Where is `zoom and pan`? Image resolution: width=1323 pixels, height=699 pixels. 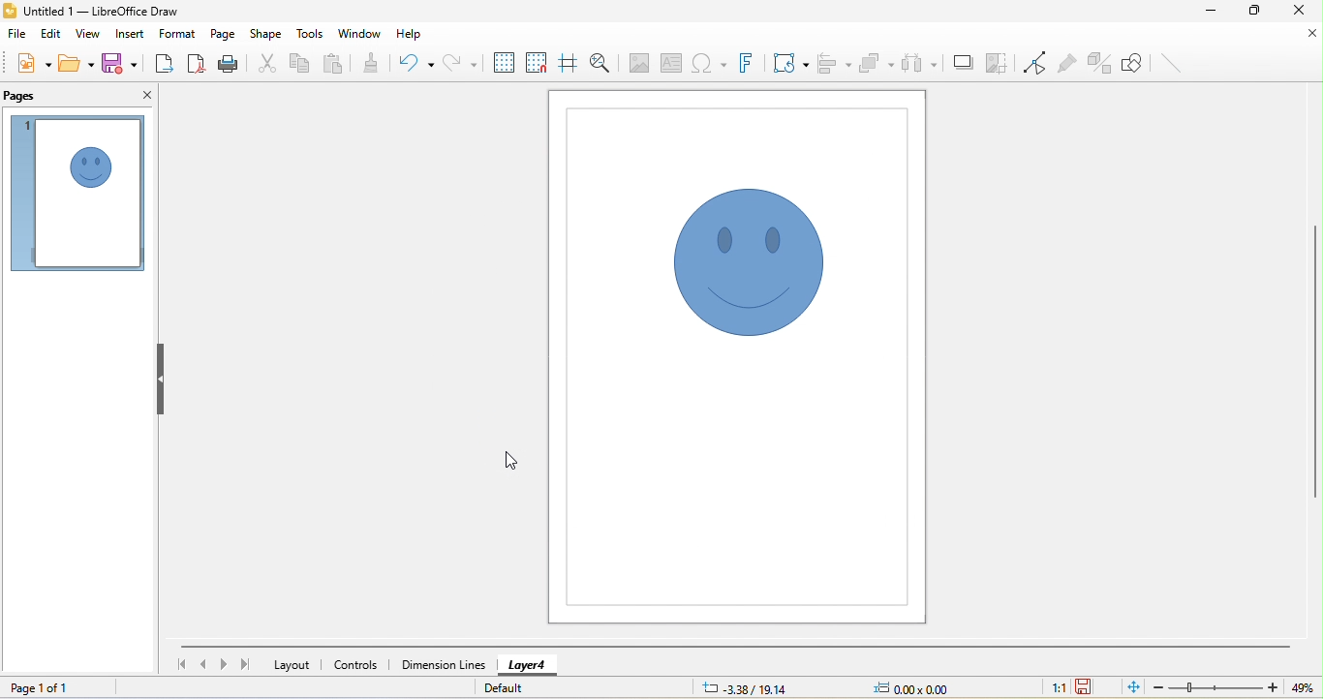
zoom and pan is located at coordinates (602, 62).